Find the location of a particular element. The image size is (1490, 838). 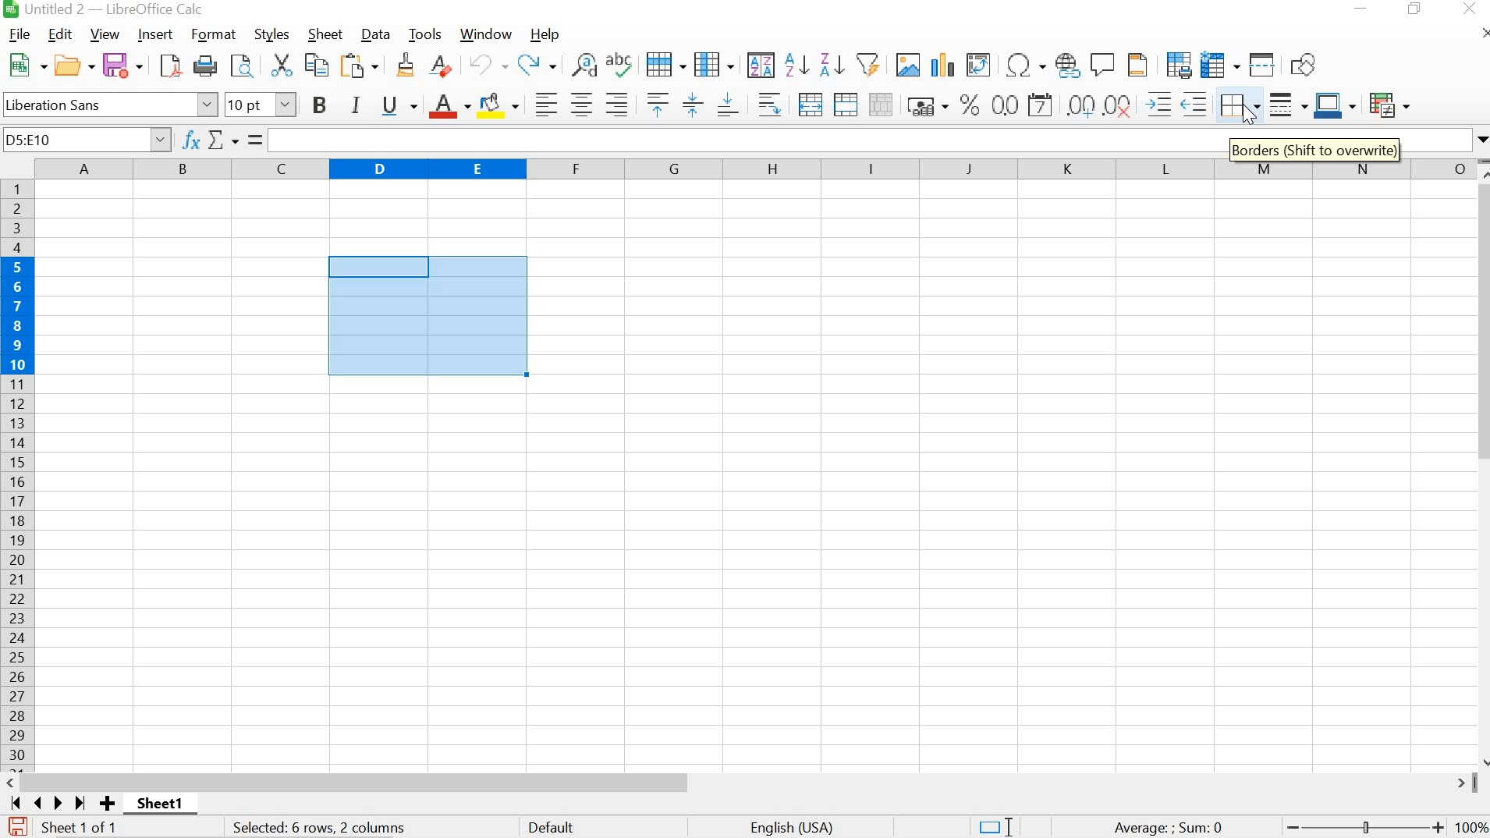

insert or edit pivot table is located at coordinates (979, 63).